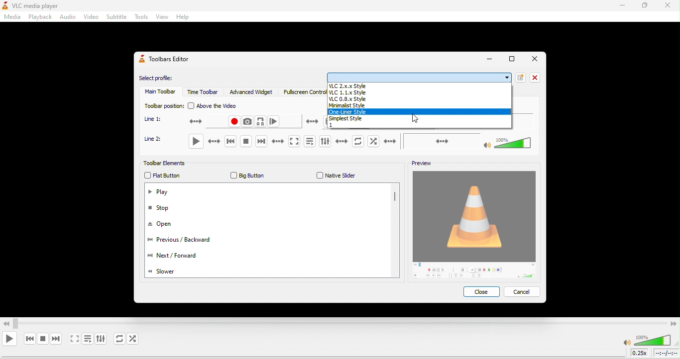  I want to click on vlc player media, so click(48, 5).